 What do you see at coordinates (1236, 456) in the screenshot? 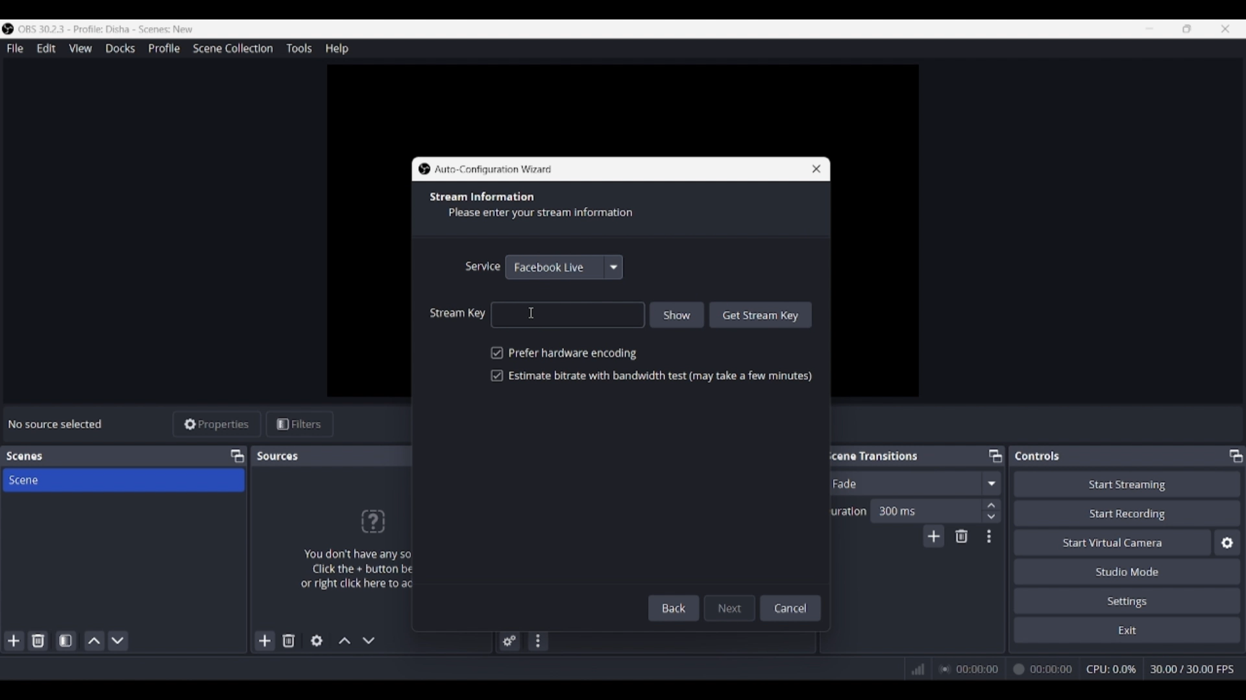
I see `Float controls panel` at bounding box center [1236, 456].